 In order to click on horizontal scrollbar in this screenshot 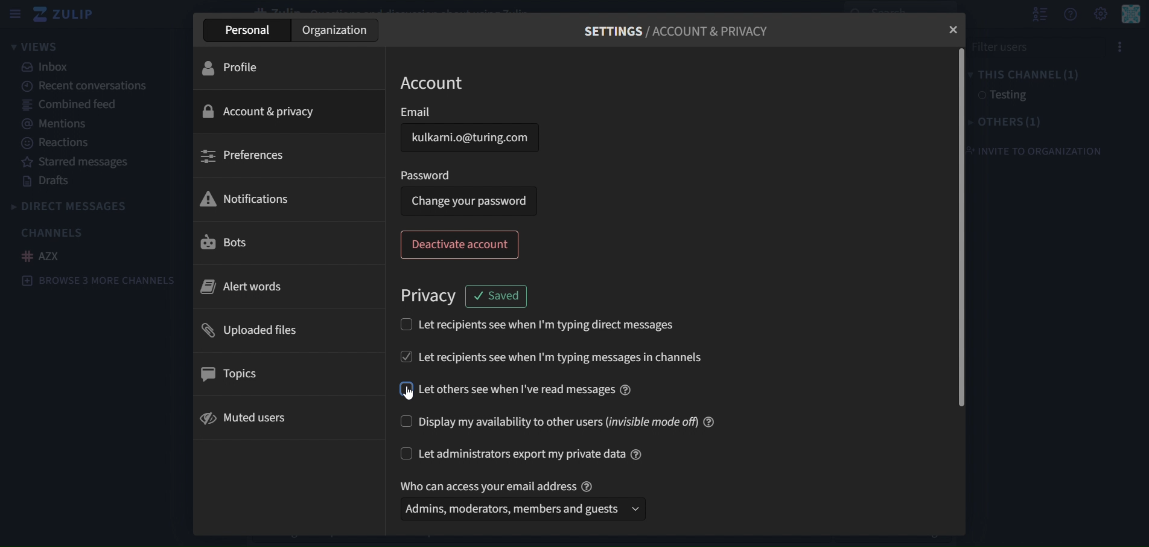, I will do `click(959, 227)`.